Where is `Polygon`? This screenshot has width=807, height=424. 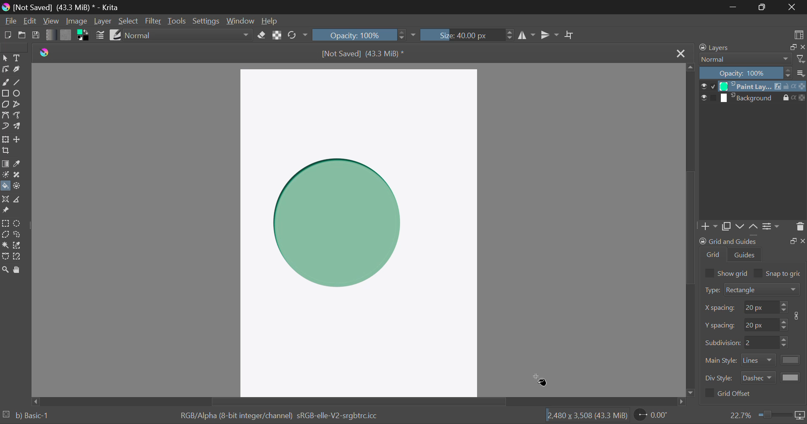 Polygon is located at coordinates (5, 104).